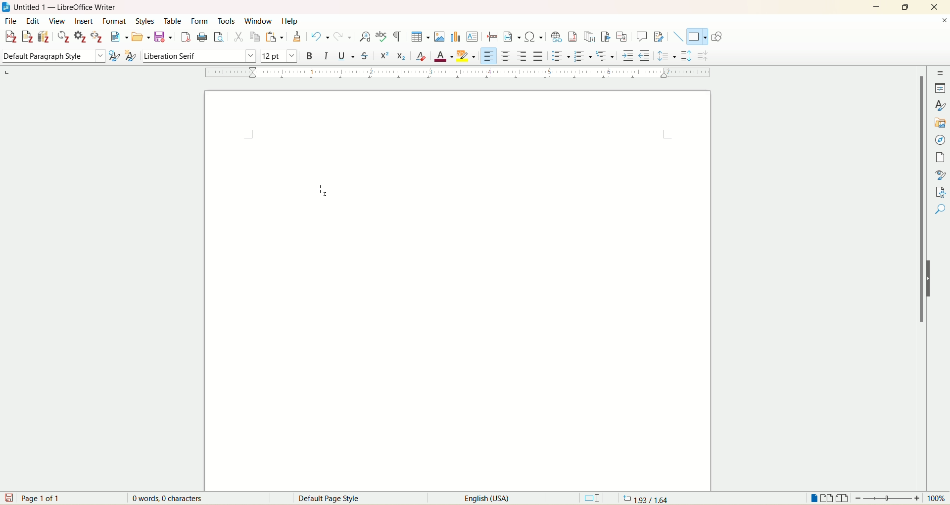 Image resolution: width=950 pixels, height=505 pixels. Describe the element at coordinates (941, 209) in the screenshot. I see `accessibility check` at that location.